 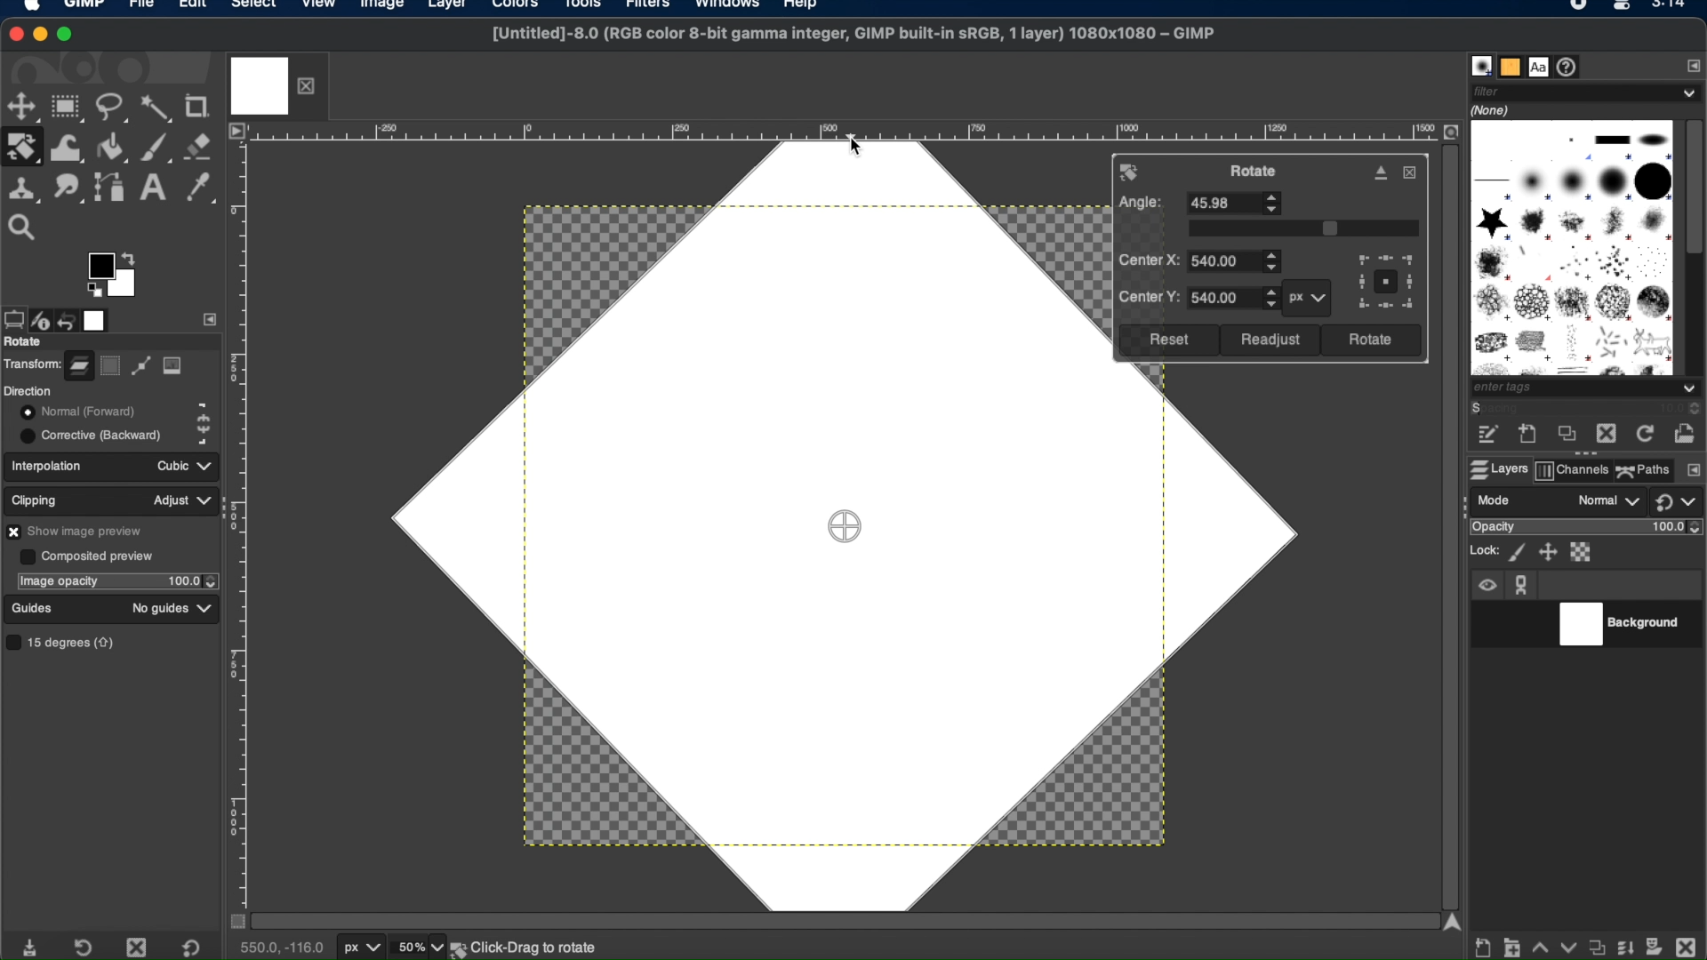 I want to click on guides, so click(x=33, y=608).